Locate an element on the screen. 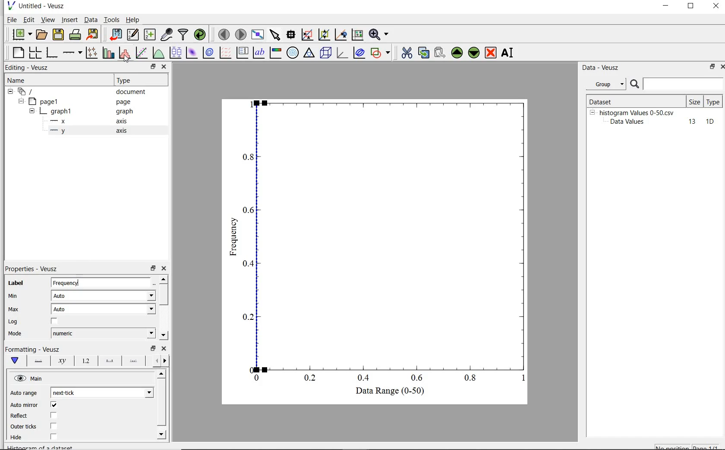 The width and height of the screenshot is (725, 450). page1 is located at coordinates (45, 102).